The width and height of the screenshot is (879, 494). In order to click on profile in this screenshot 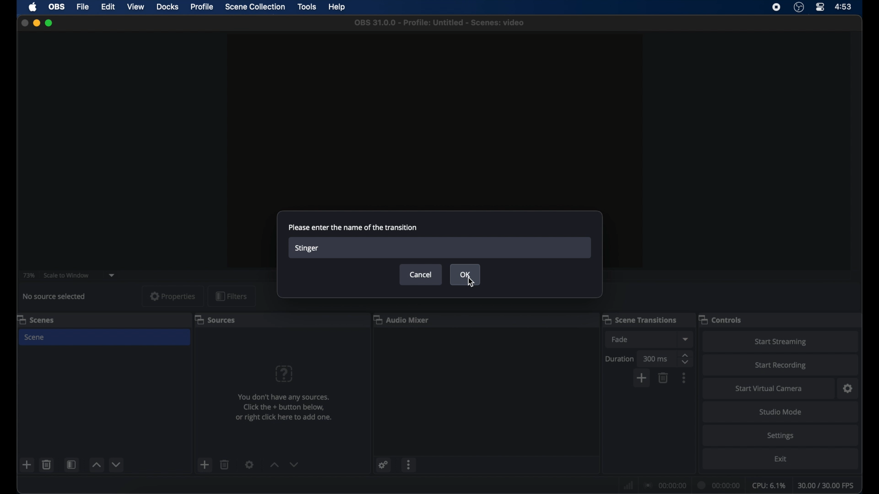, I will do `click(201, 7)`.